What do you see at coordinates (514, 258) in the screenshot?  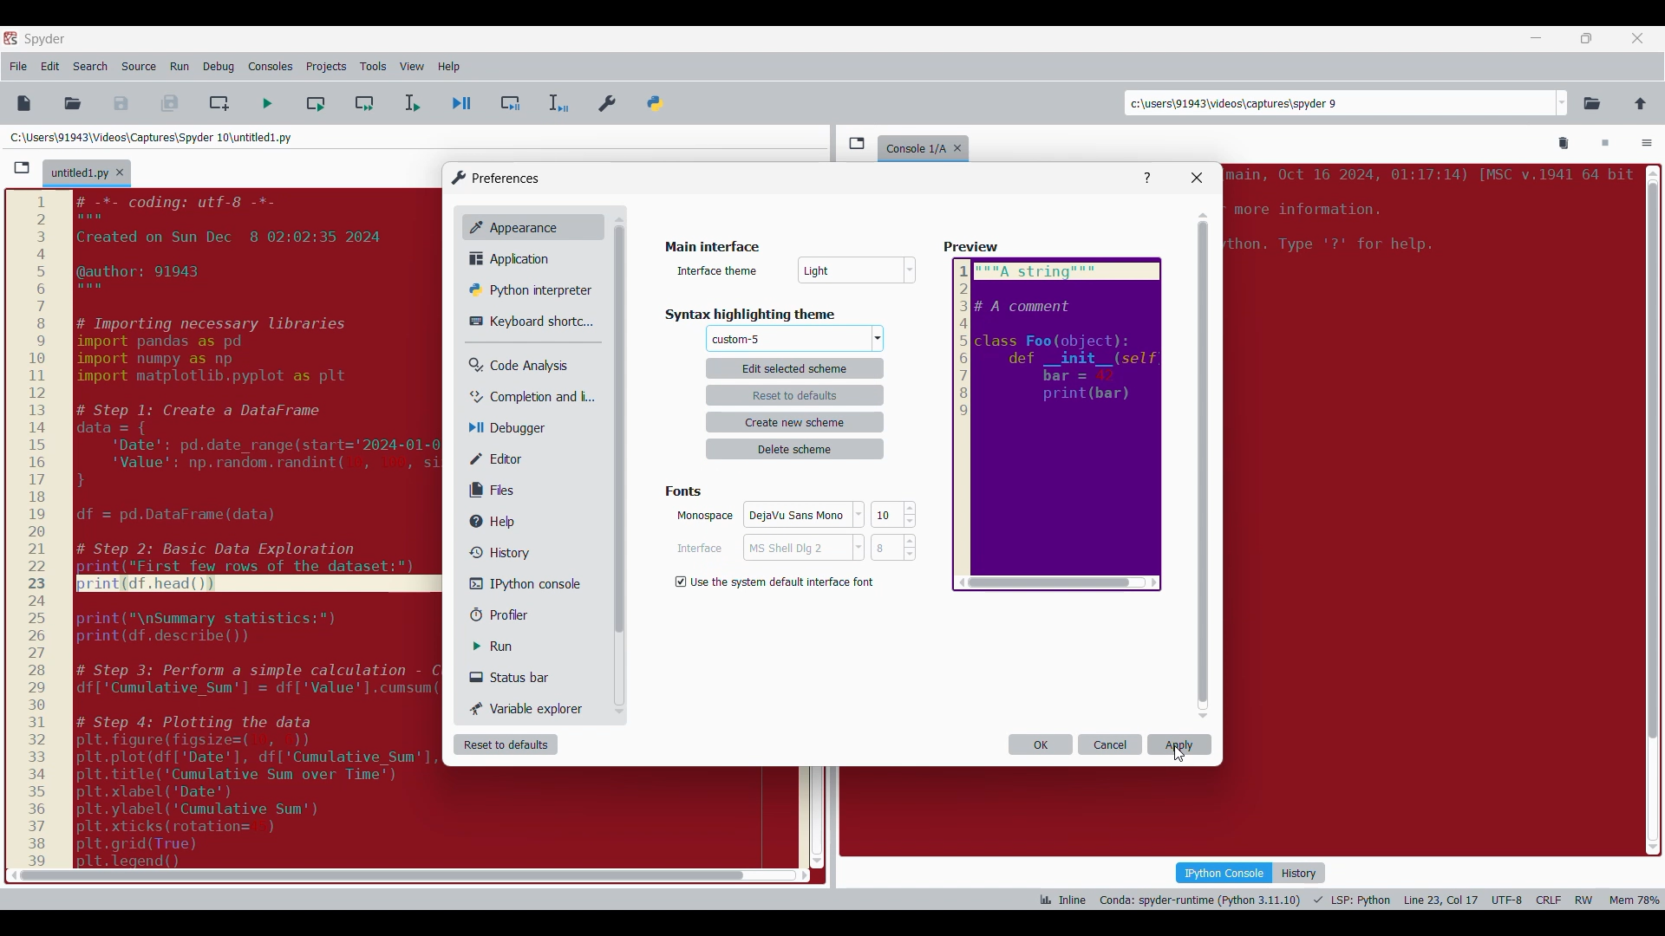 I see `Application` at bounding box center [514, 258].